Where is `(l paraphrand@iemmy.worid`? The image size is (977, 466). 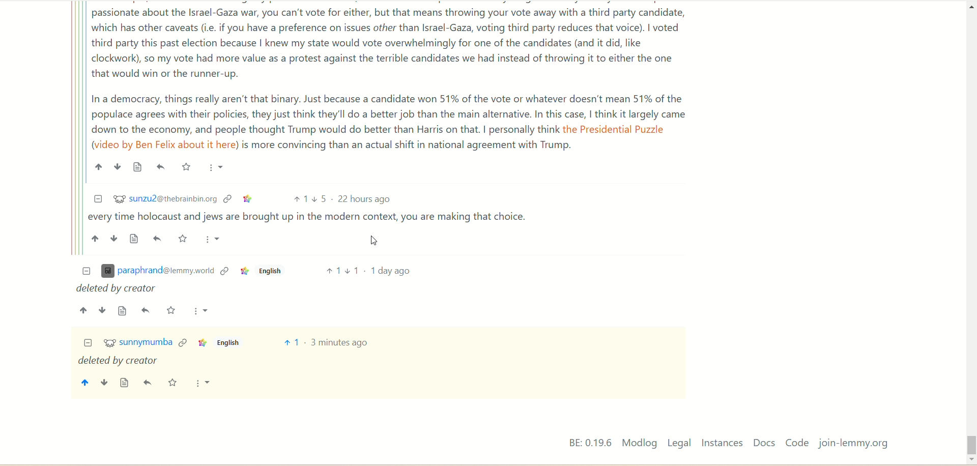
(l paraphrand@iemmy.worid is located at coordinates (157, 272).